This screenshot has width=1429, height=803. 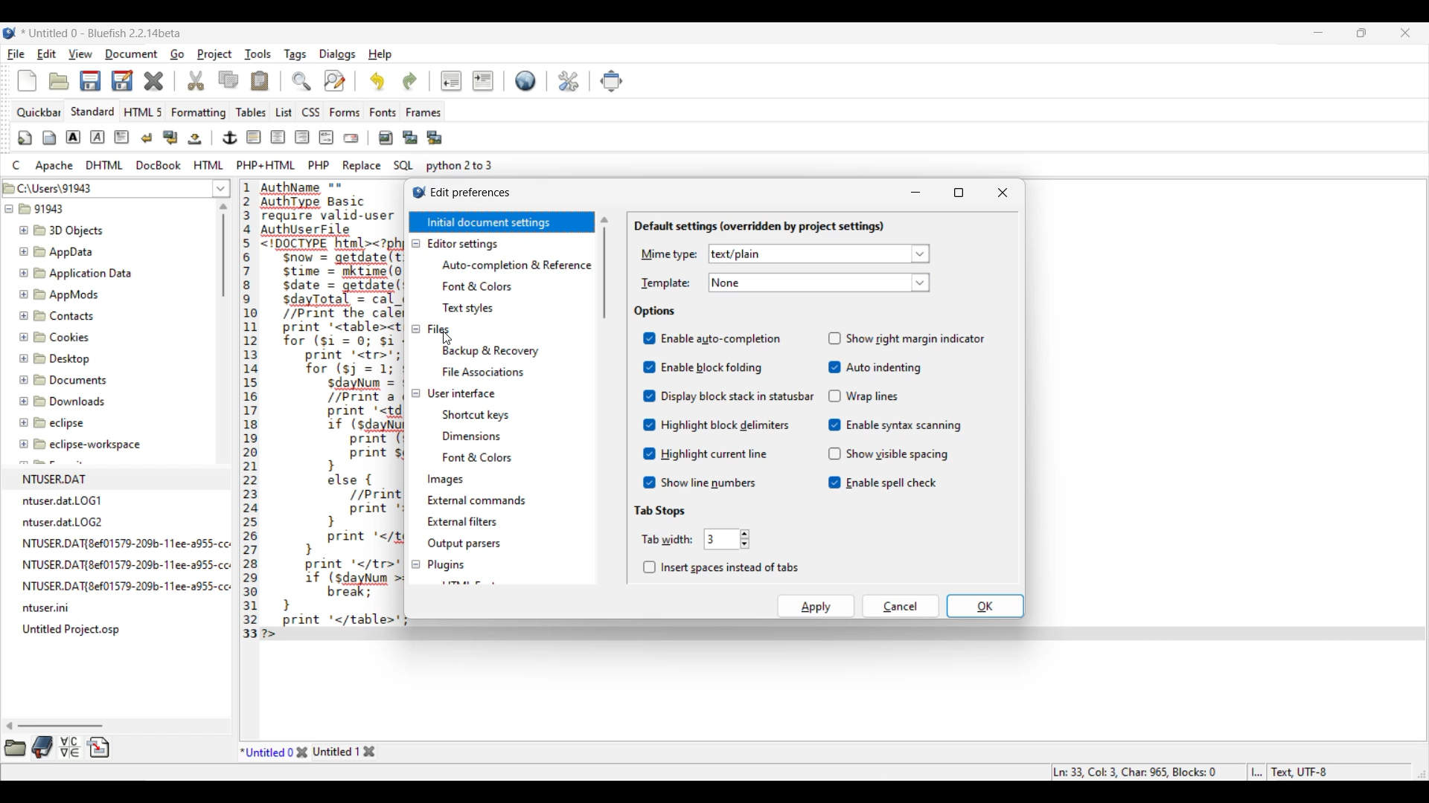 I want to click on Tools menu, so click(x=258, y=54).